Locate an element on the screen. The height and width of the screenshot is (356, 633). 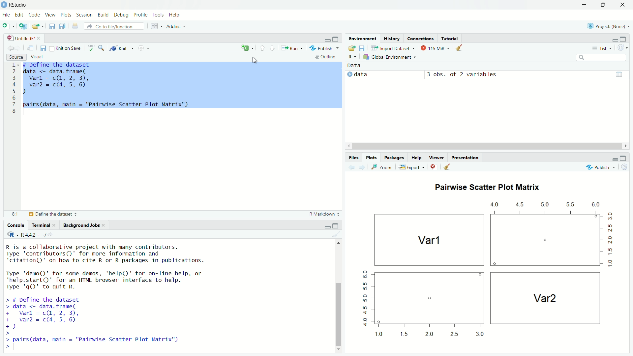
Debug is located at coordinates (122, 15).